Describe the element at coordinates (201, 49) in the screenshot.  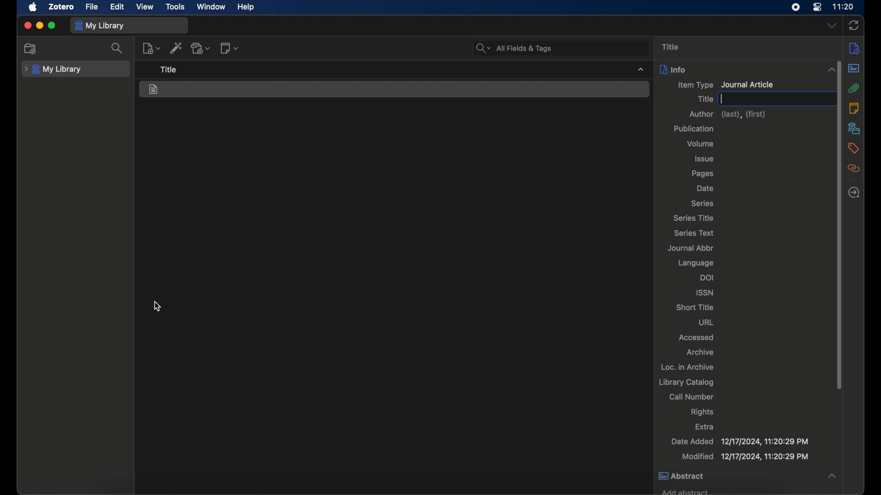
I see `add attachment` at that location.